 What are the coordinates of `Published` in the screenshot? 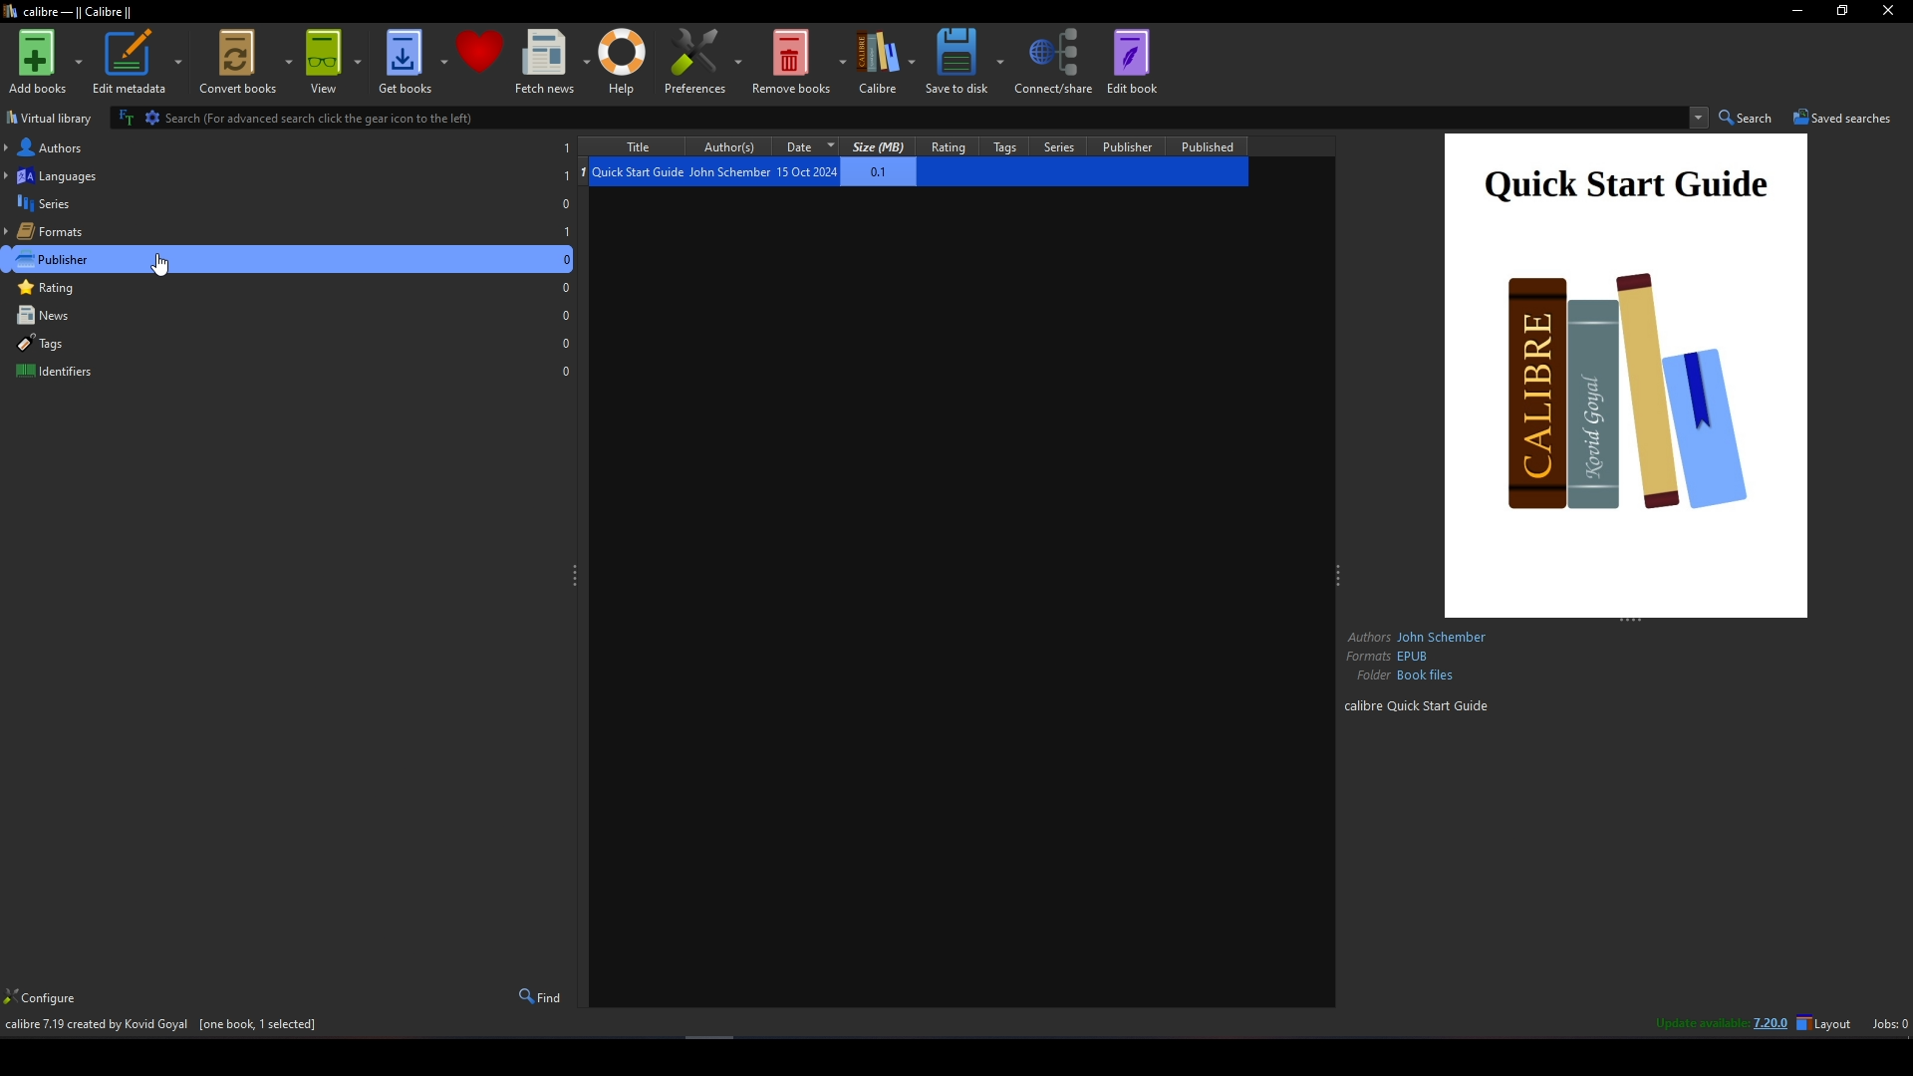 It's located at (1209, 145).